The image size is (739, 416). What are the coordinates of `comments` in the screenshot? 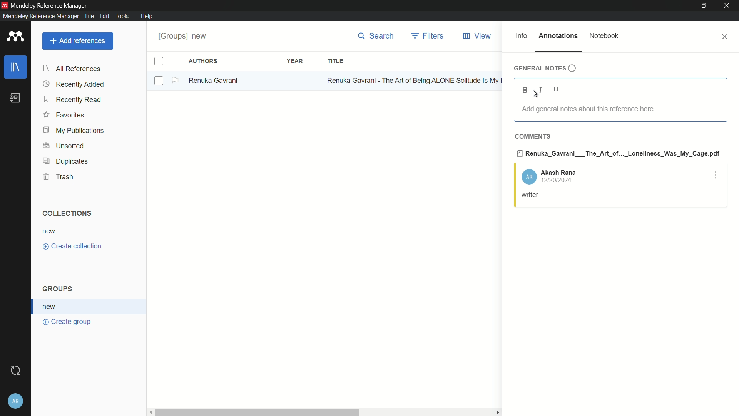 It's located at (532, 136).